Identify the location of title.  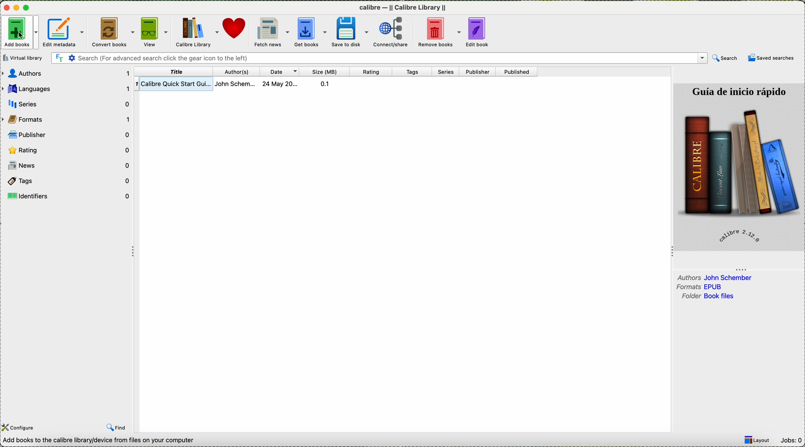
(174, 72).